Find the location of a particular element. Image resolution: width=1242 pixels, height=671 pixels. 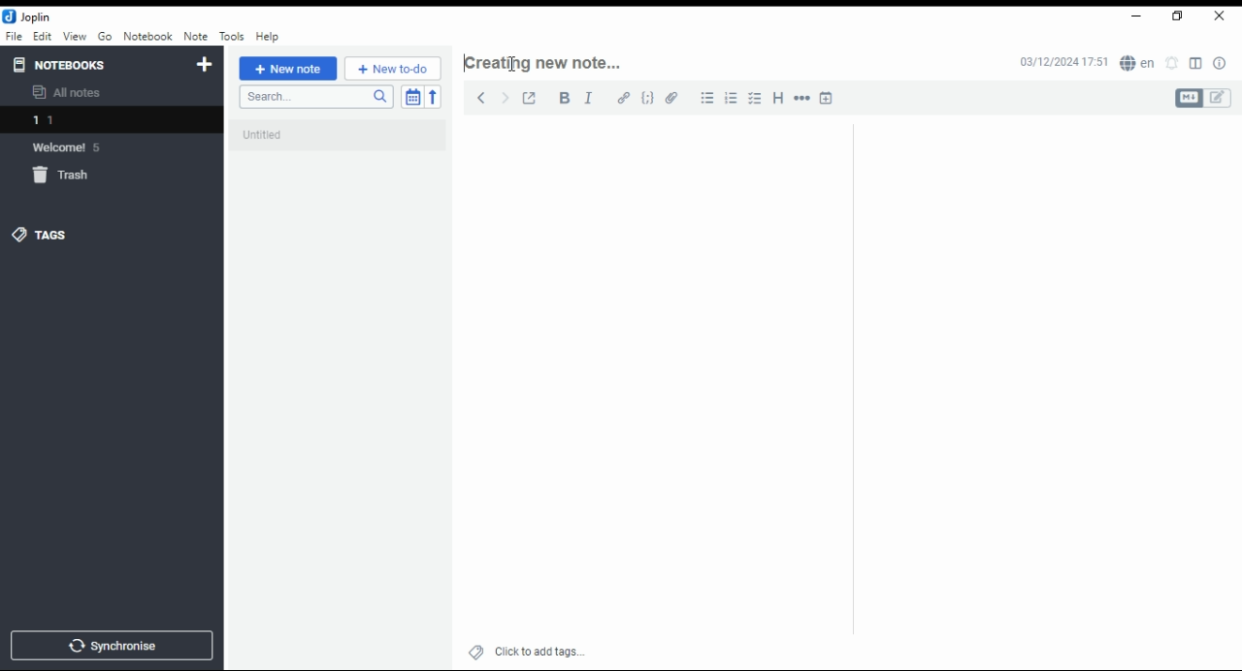

creating new note is located at coordinates (552, 61).